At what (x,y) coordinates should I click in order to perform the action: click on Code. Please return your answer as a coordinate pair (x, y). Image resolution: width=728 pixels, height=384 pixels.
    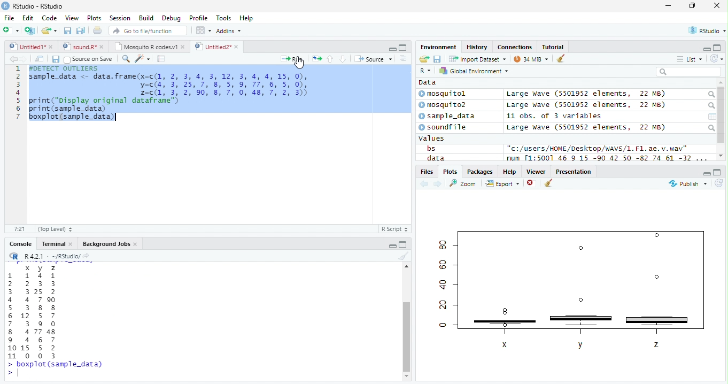
    Looking at the image, I should click on (49, 18).